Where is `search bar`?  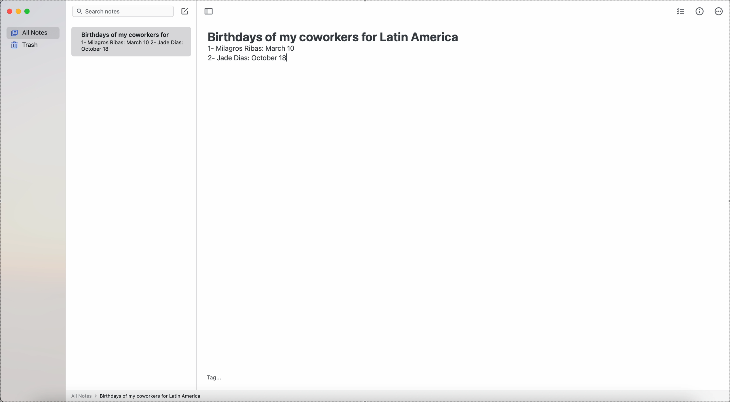 search bar is located at coordinates (123, 12).